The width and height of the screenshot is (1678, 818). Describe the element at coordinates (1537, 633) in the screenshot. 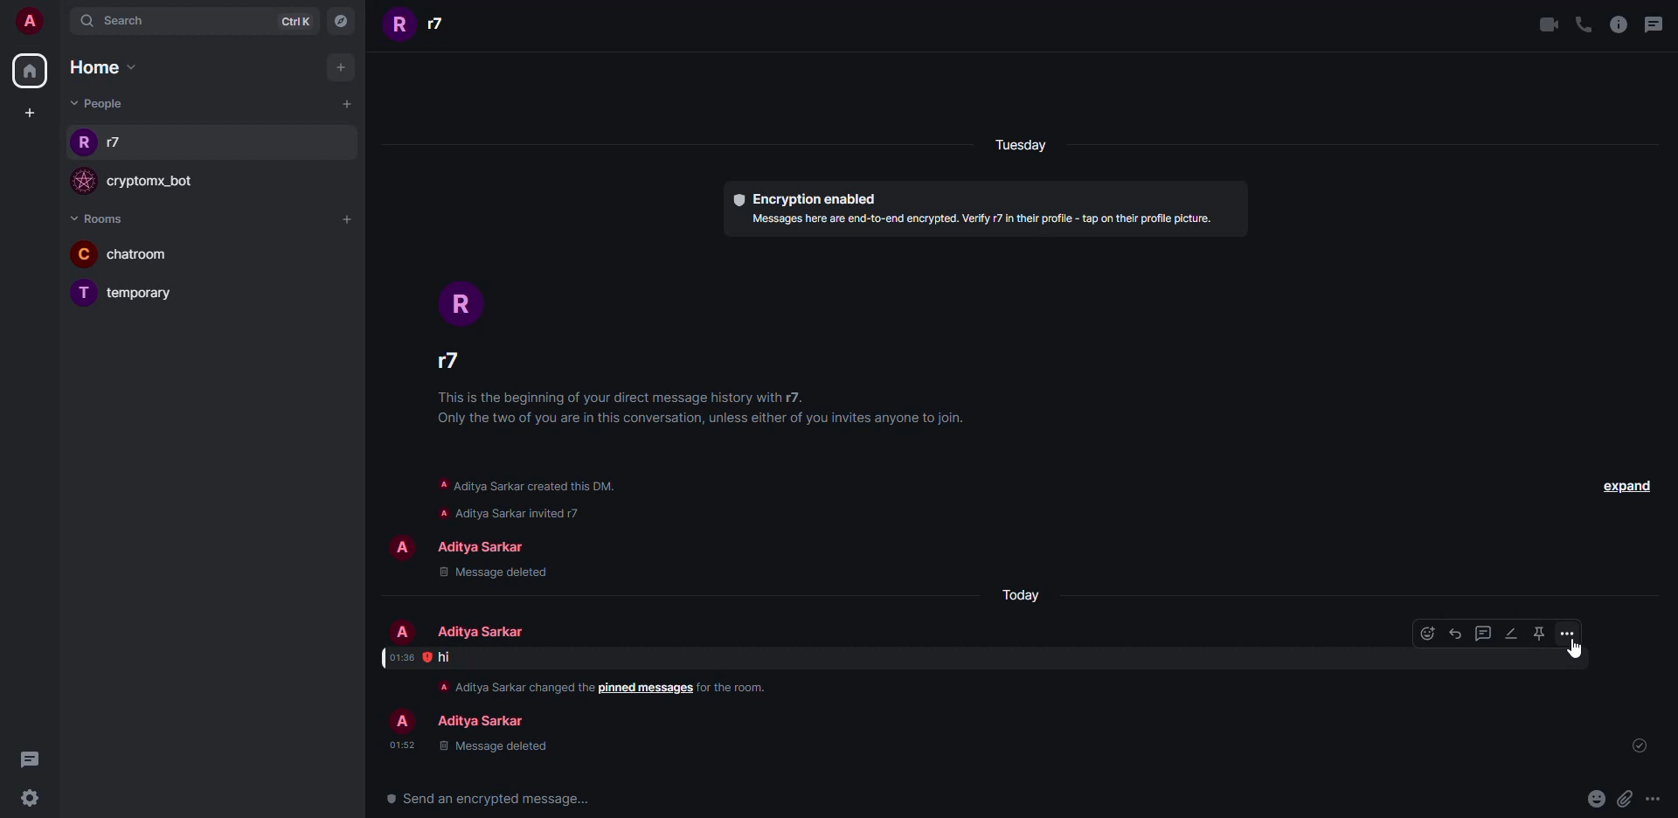

I see `pin` at that location.